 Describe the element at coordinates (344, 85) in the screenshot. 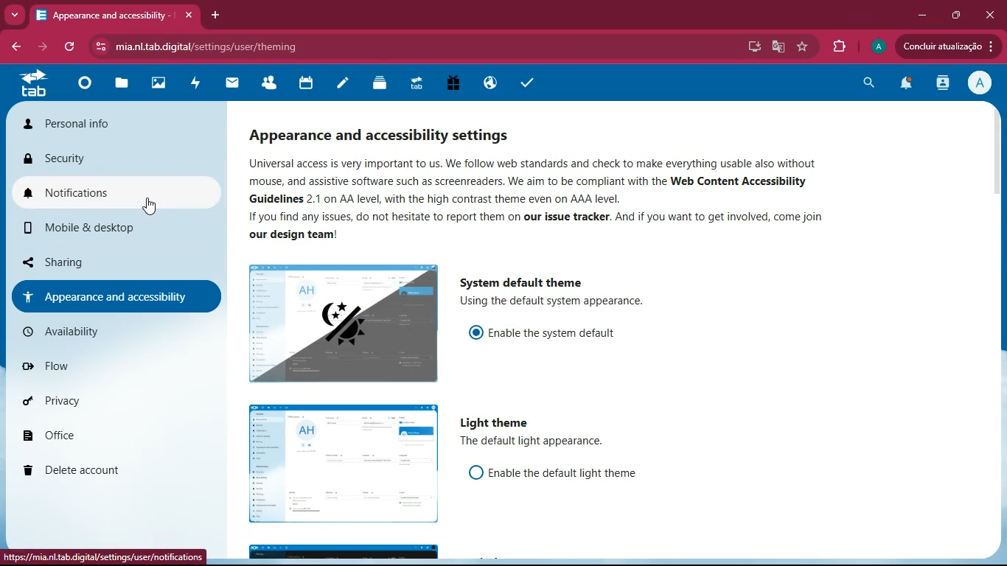

I see `notes` at that location.